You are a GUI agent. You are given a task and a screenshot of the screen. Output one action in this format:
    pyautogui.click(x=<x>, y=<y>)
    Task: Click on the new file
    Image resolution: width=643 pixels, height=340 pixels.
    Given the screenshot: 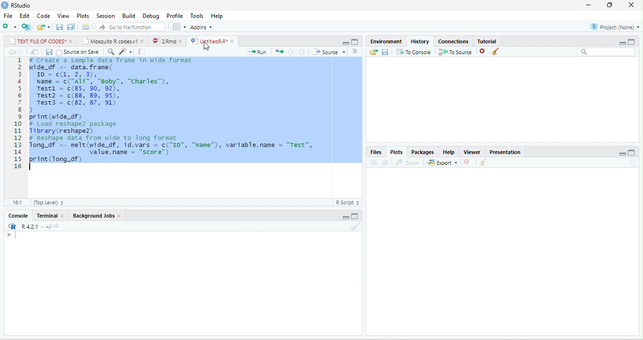 What is the action you would take?
    pyautogui.click(x=9, y=27)
    